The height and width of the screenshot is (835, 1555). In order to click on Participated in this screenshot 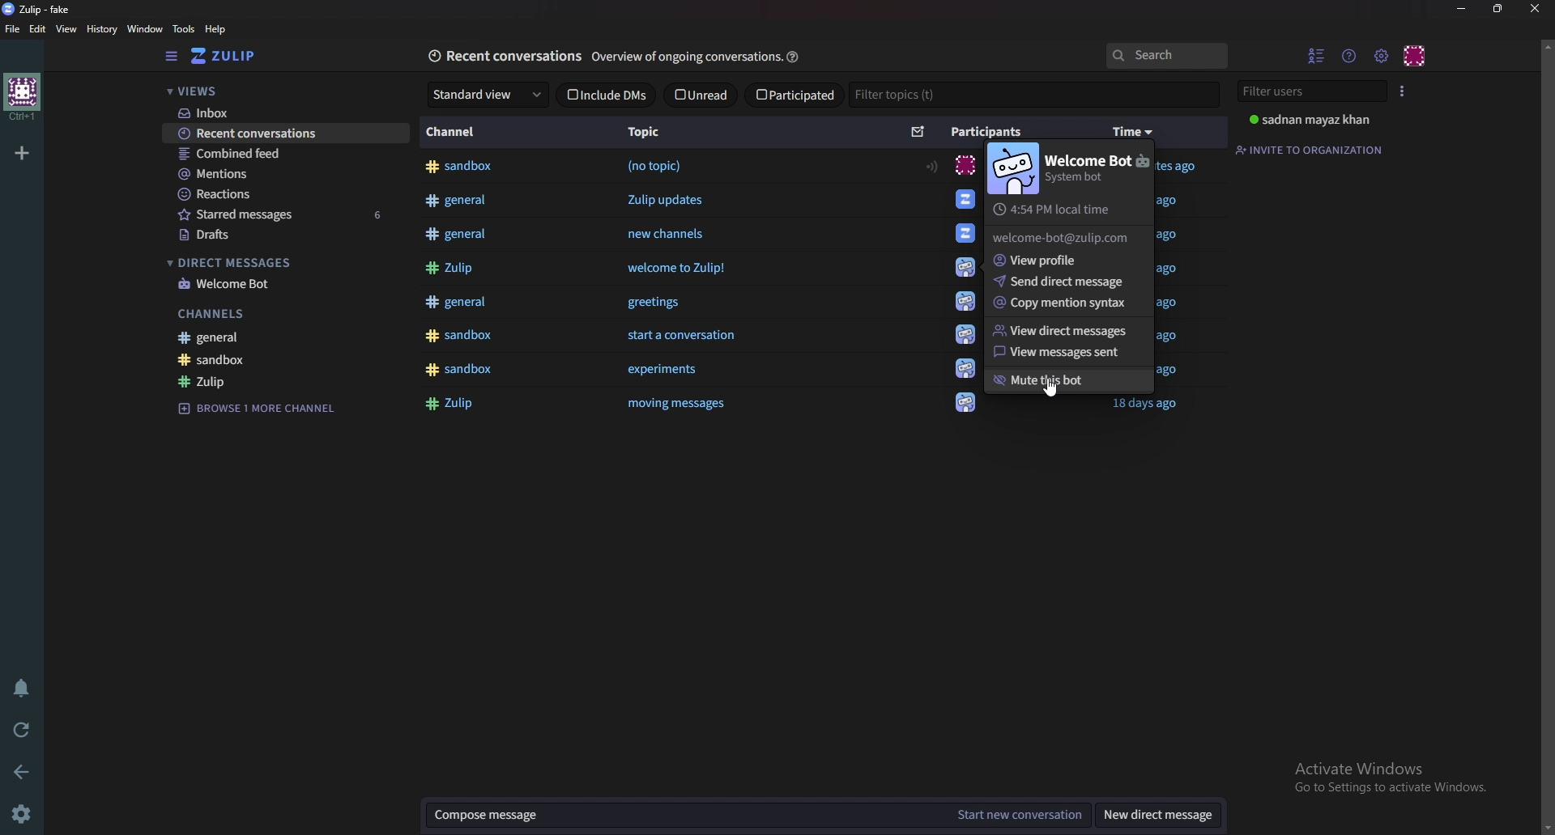, I will do `click(793, 95)`.